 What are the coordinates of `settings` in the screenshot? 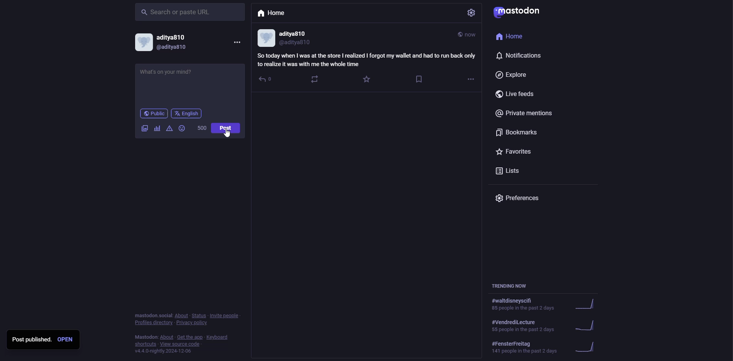 It's located at (472, 14).